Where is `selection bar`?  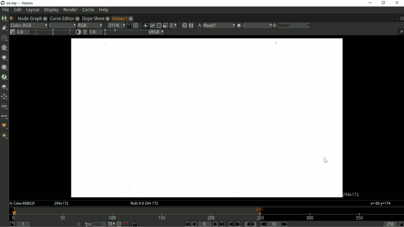 selection bar is located at coordinates (125, 32).